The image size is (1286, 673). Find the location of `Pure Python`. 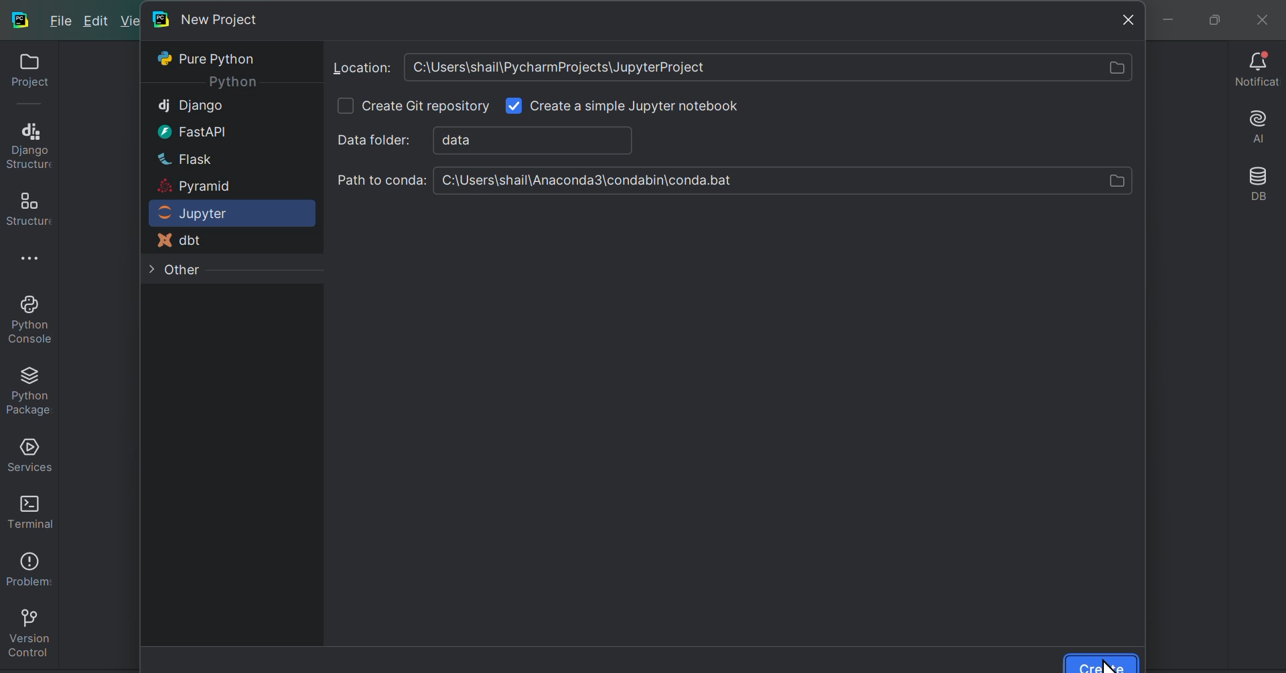

Pure Python is located at coordinates (211, 61).